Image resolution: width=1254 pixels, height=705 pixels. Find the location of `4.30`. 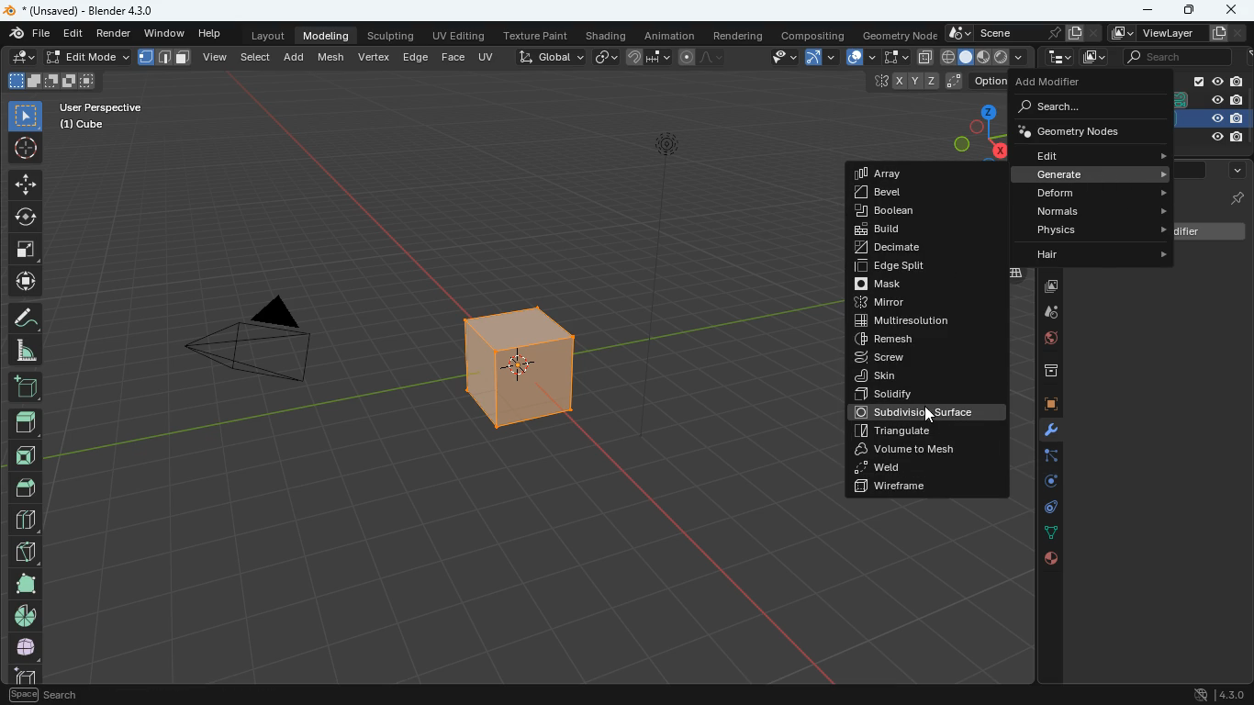

4.30 is located at coordinates (1215, 693).